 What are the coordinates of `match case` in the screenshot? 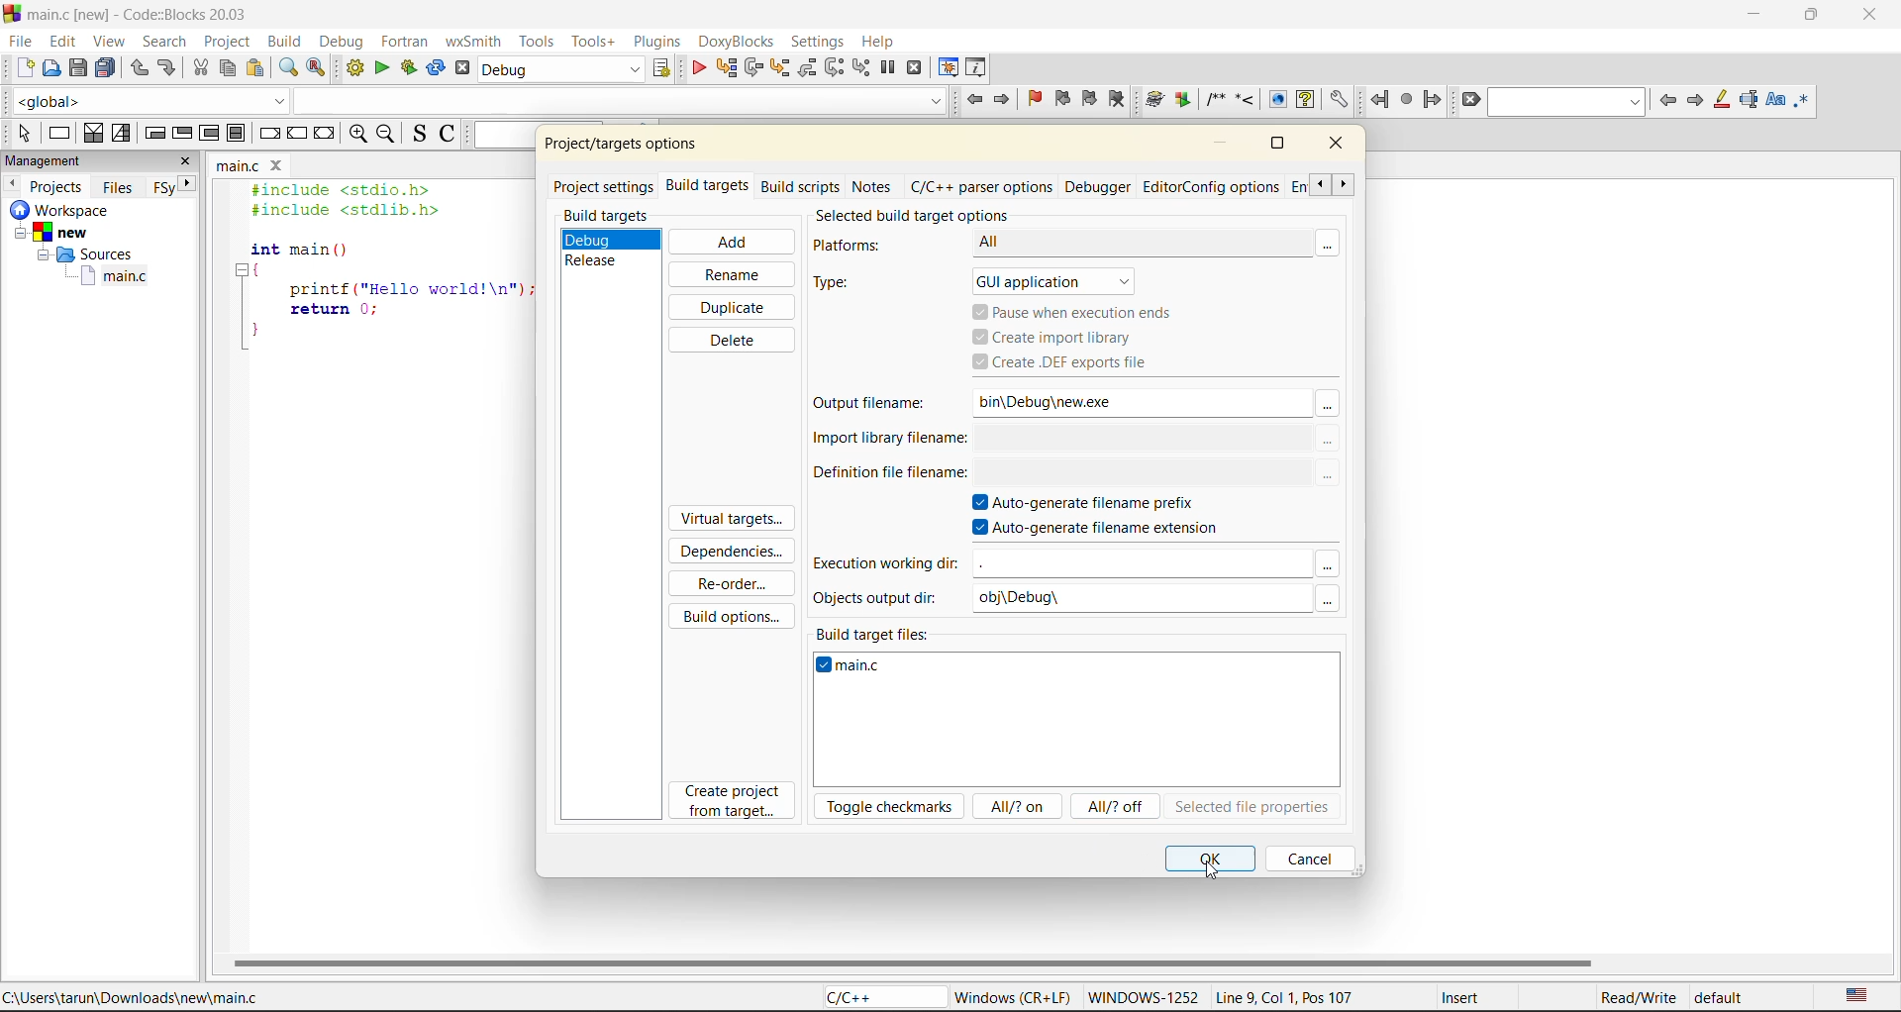 It's located at (1775, 102).